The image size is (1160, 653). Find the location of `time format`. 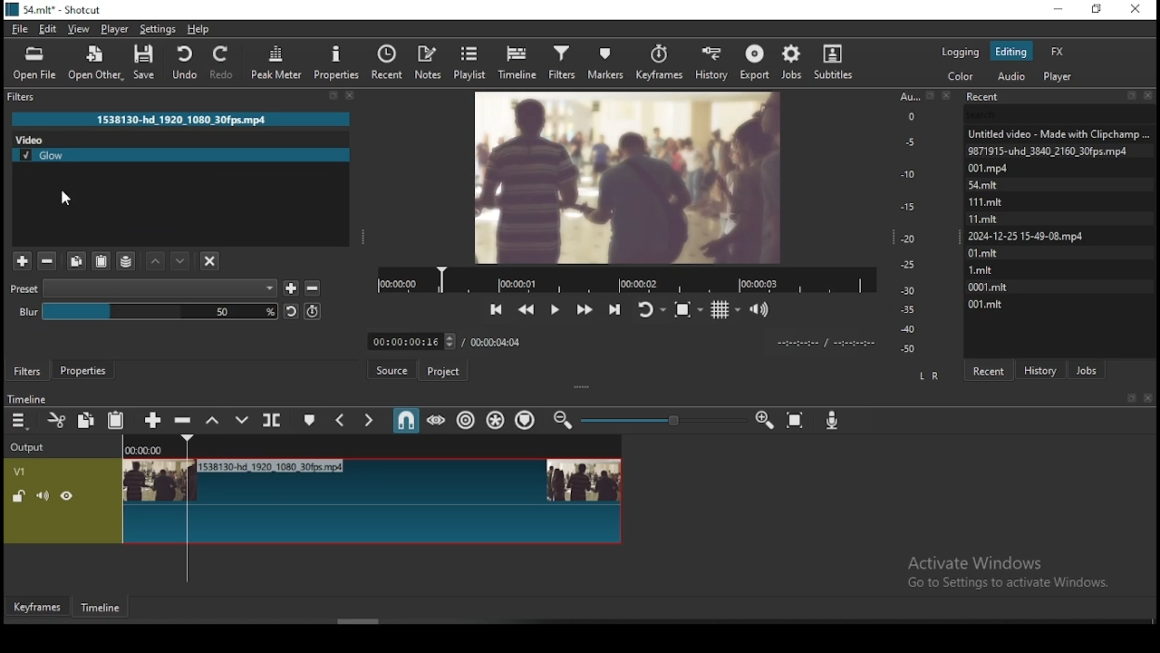

time format is located at coordinates (822, 341).